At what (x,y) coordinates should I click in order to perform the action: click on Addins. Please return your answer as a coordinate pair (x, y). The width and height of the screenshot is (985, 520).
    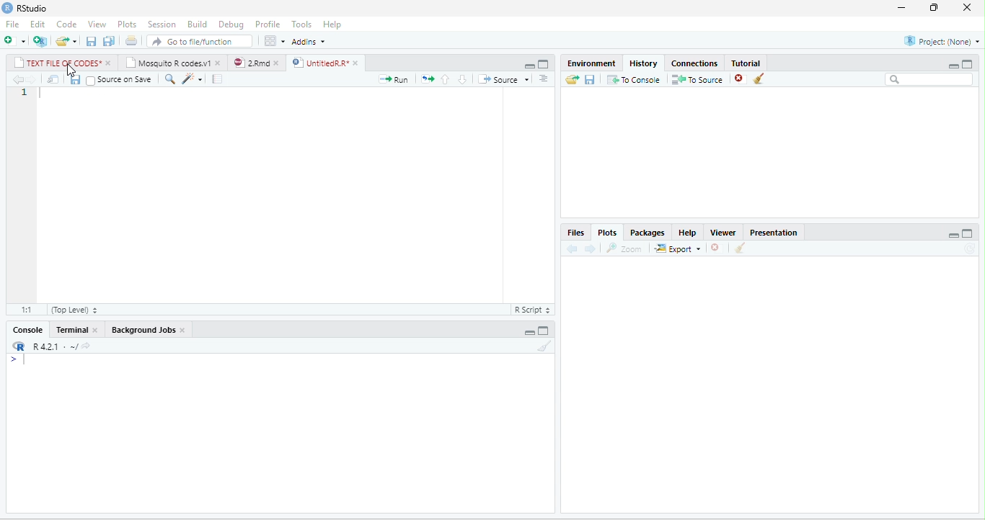
    Looking at the image, I should click on (309, 42).